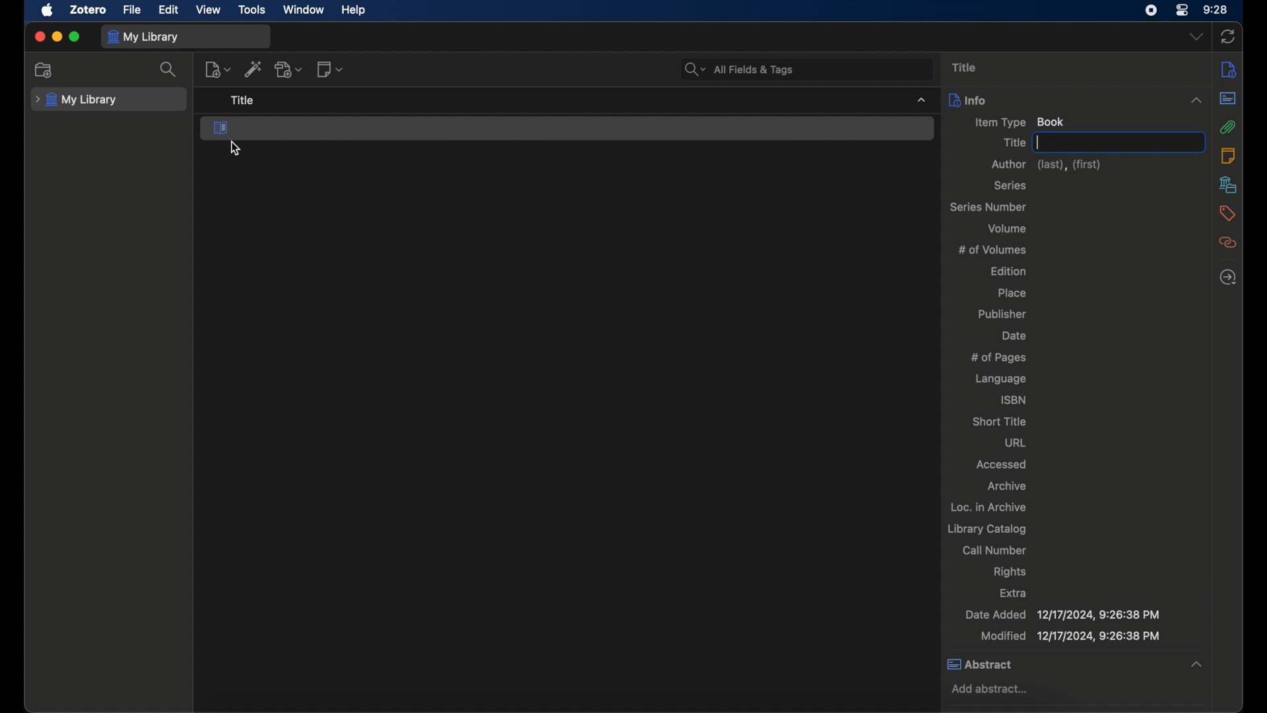 This screenshot has height=713, width=1267. What do you see at coordinates (1074, 99) in the screenshot?
I see `info` at bounding box center [1074, 99].